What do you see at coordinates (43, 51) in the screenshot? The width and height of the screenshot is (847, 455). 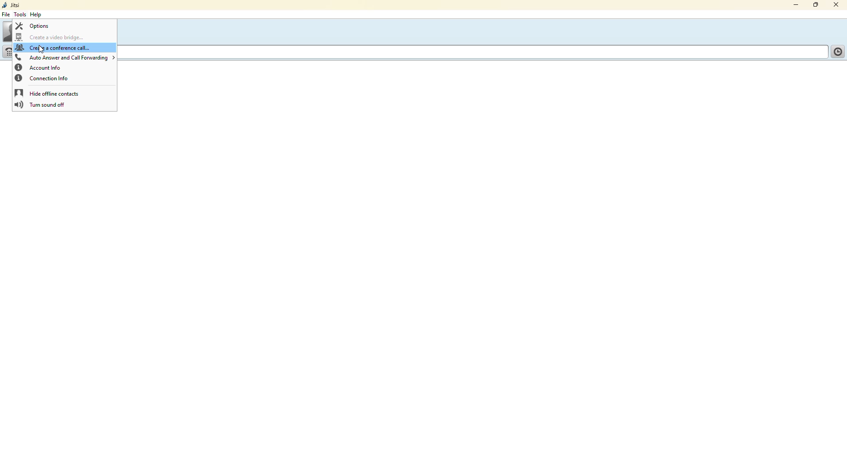 I see `cursor` at bounding box center [43, 51].